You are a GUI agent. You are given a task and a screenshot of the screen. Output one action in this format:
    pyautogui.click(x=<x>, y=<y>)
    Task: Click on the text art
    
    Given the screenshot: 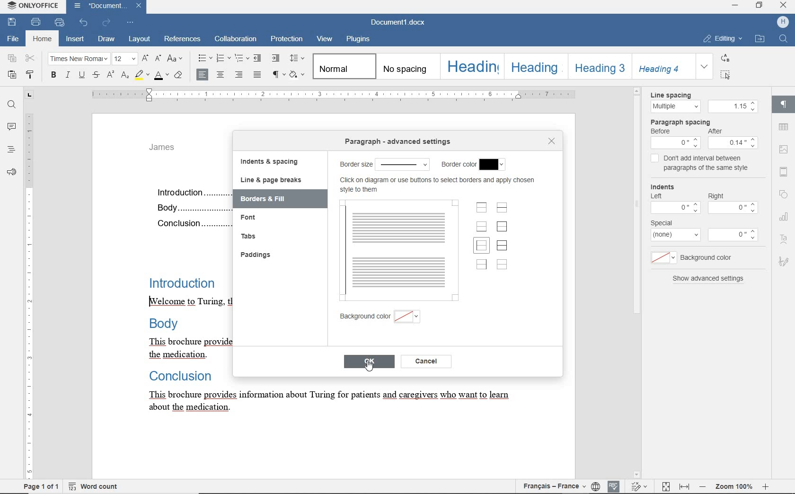 What is the action you would take?
    pyautogui.click(x=785, y=238)
    